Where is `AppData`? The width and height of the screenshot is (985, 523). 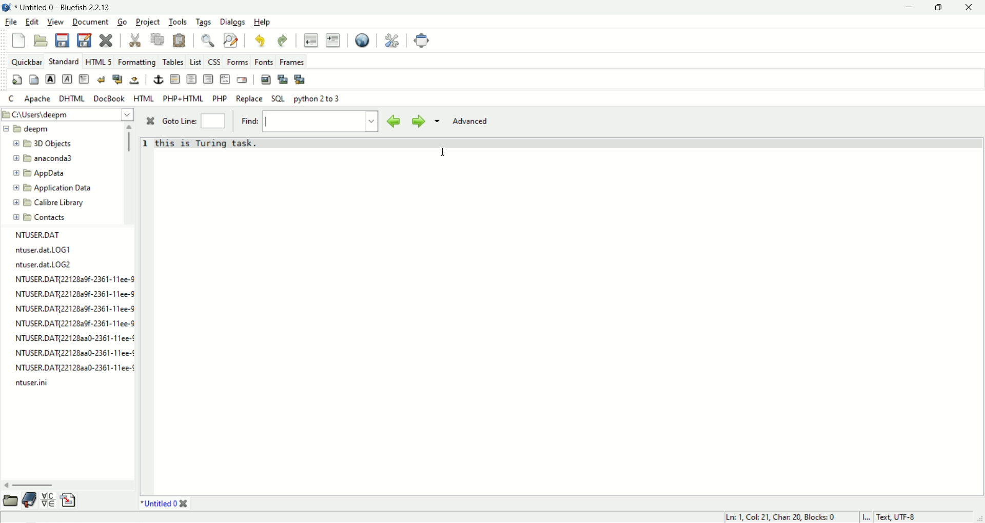 AppData is located at coordinates (45, 174).